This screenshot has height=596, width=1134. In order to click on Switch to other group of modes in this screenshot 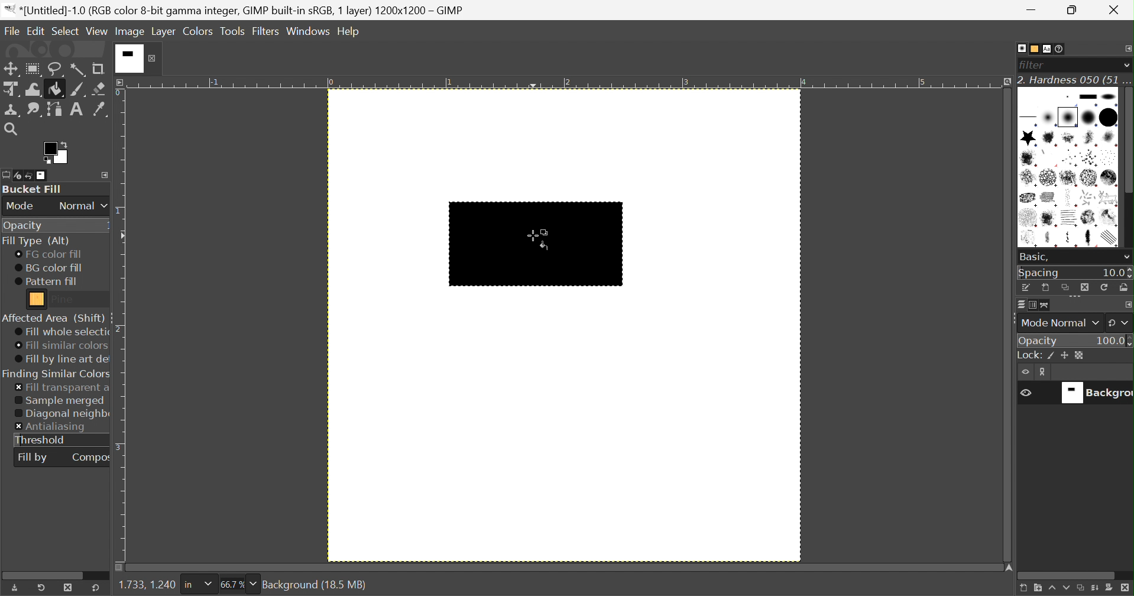, I will do `click(1120, 323)`.